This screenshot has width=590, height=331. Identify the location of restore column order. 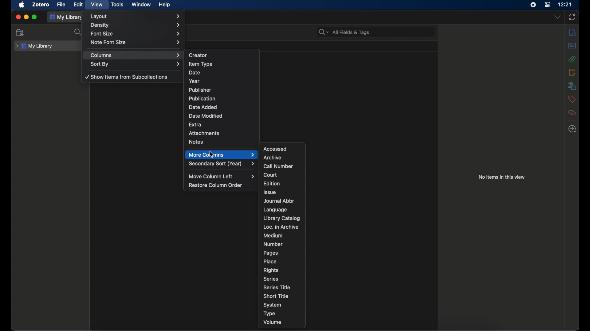
(216, 185).